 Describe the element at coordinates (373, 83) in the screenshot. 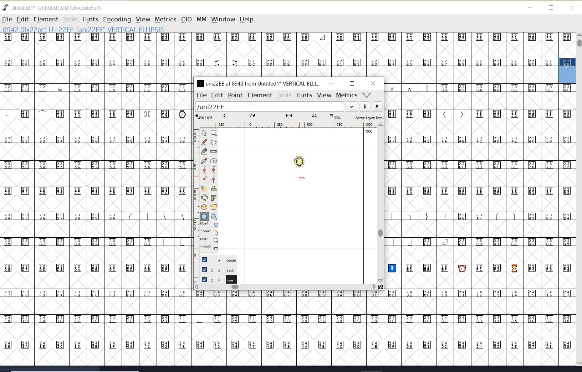

I see `close` at that location.